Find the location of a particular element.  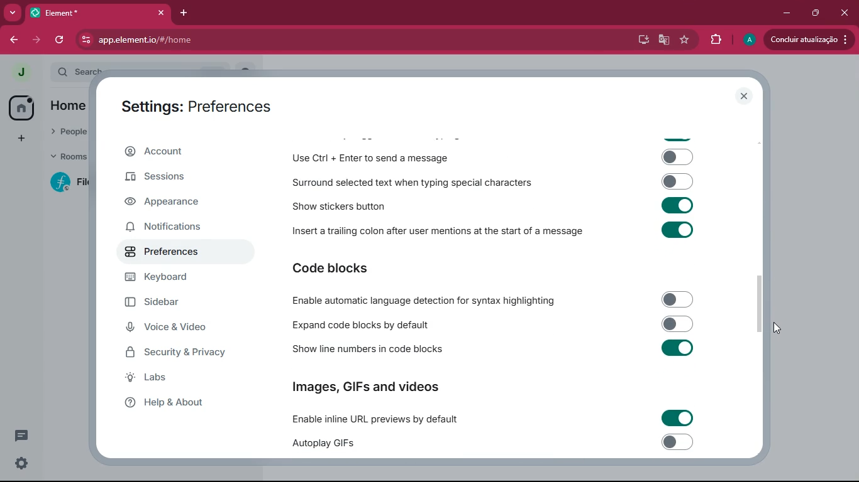

more is located at coordinates (21, 139).